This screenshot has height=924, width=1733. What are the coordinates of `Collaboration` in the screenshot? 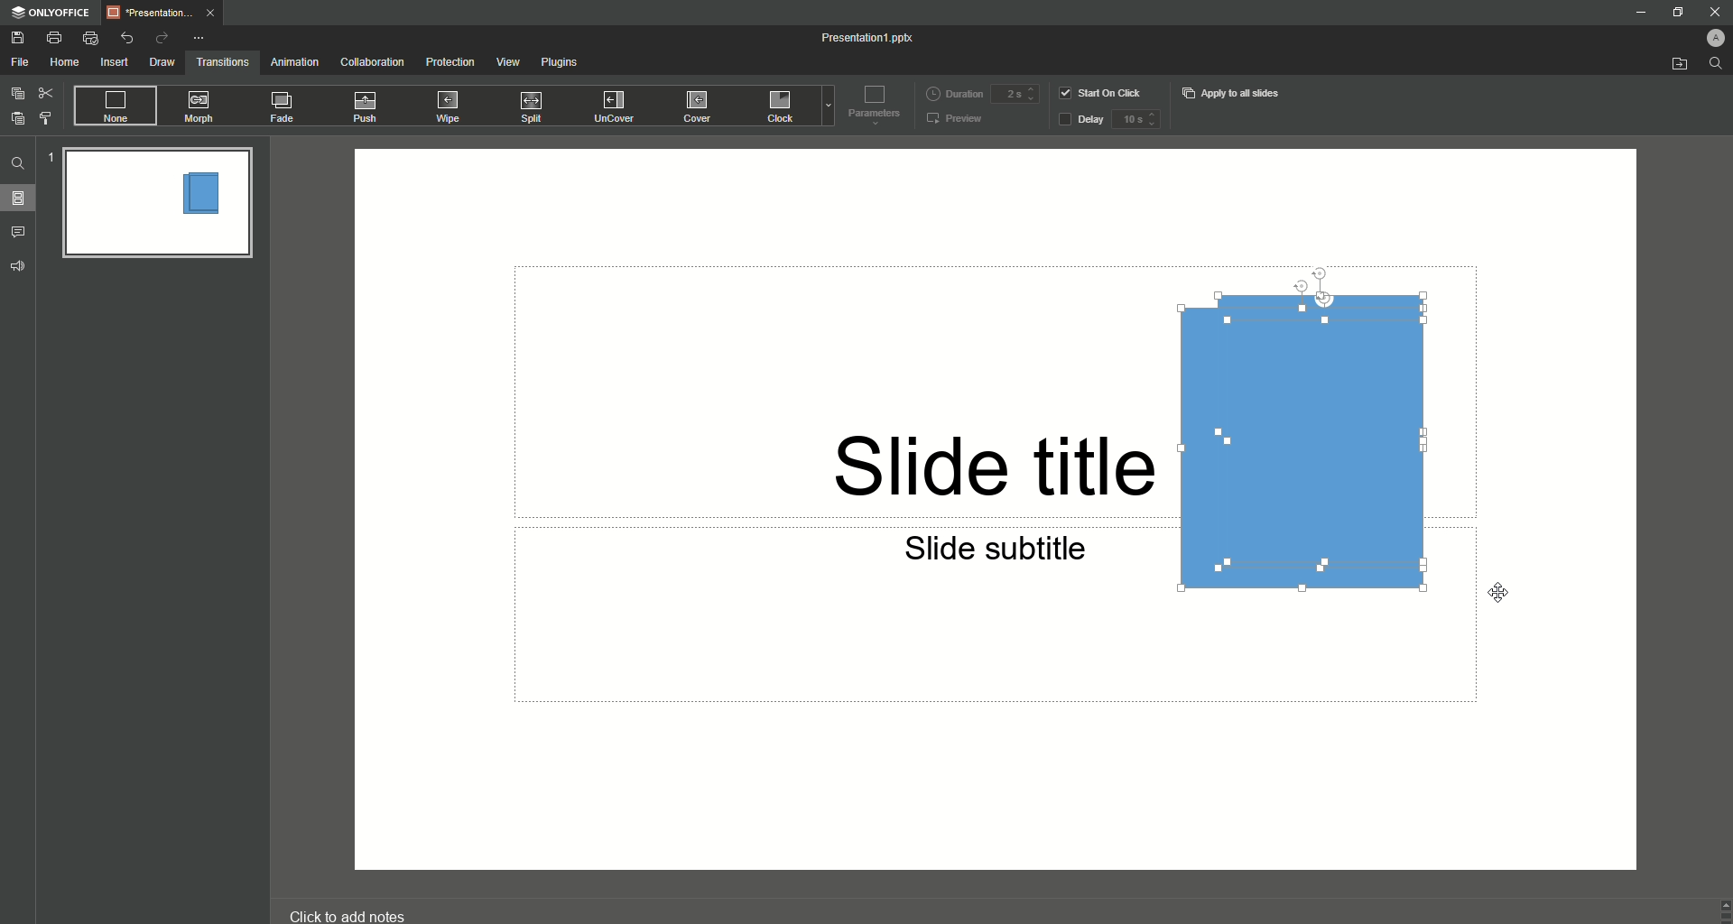 It's located at (373, 63).